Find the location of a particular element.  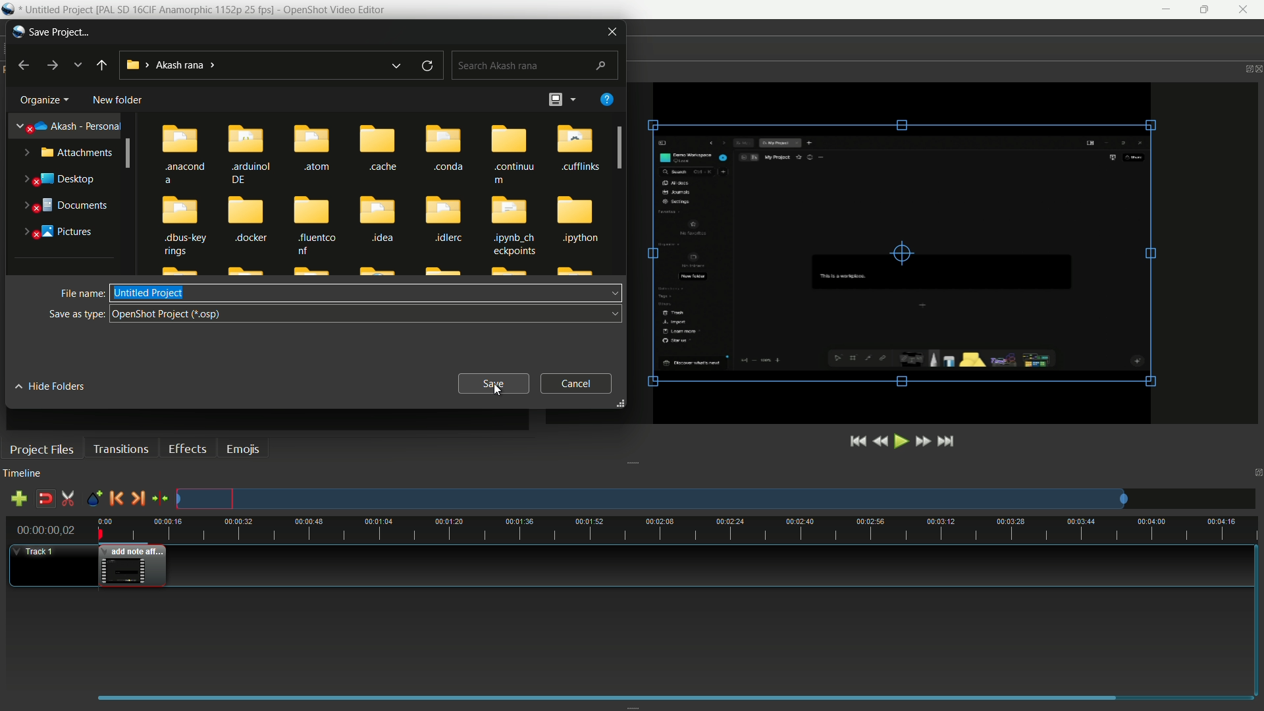

documents is located at coordinates (65, 205).